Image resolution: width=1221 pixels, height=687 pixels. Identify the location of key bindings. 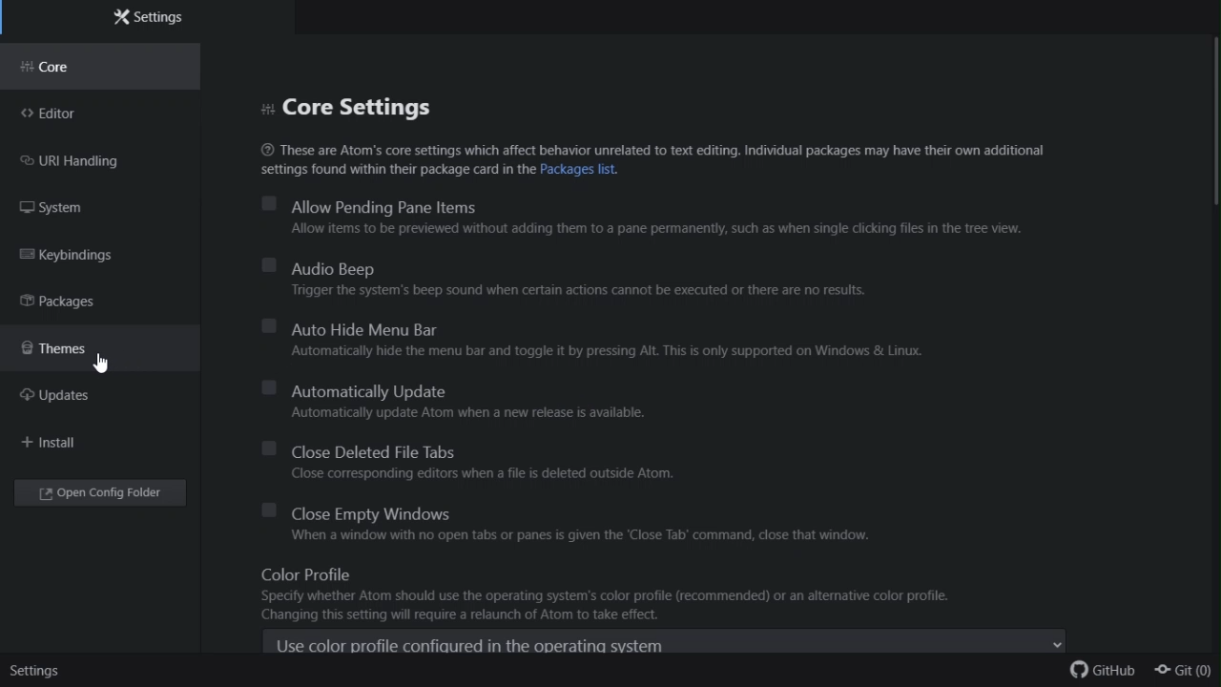
(100, 259).